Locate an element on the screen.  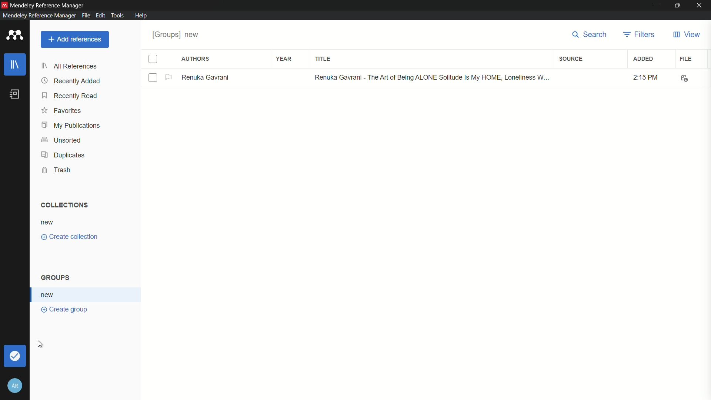
filters is located at coordinates (640, 36).